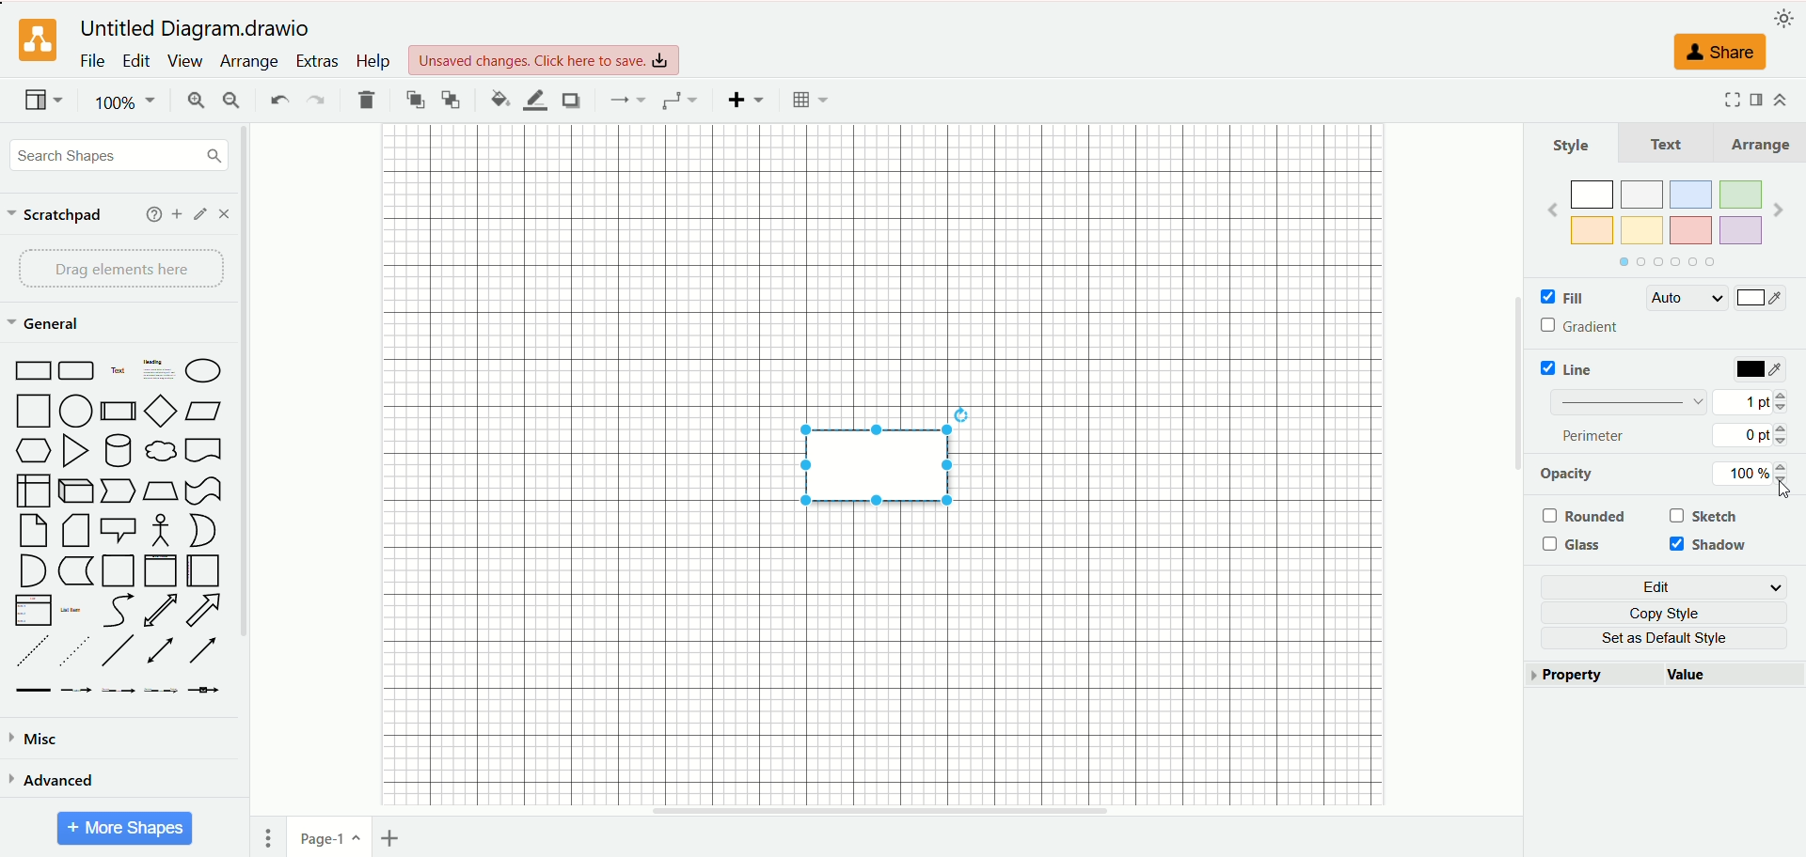  What do you see at coordinates (417, 99) in the screenshot?
I see `to front` at bounding box center [417, 99].